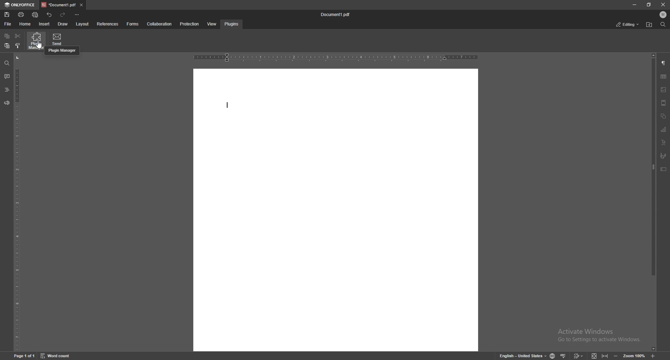 This screenshot has width=670, height=360. Describe the element at coordinates (62, 51) in the screenshot. I see `cursor description` at that location.